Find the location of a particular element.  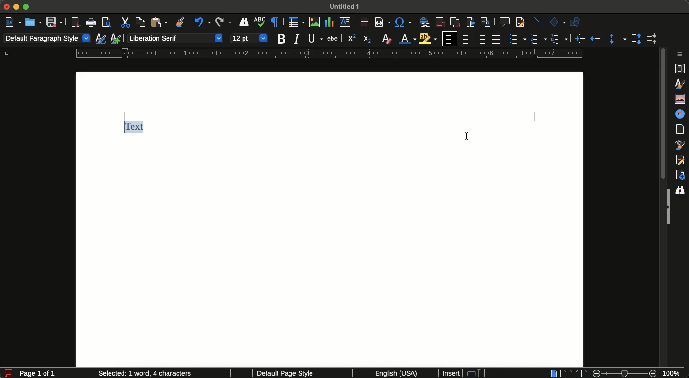

Redo is located at coordinates (223, 22).